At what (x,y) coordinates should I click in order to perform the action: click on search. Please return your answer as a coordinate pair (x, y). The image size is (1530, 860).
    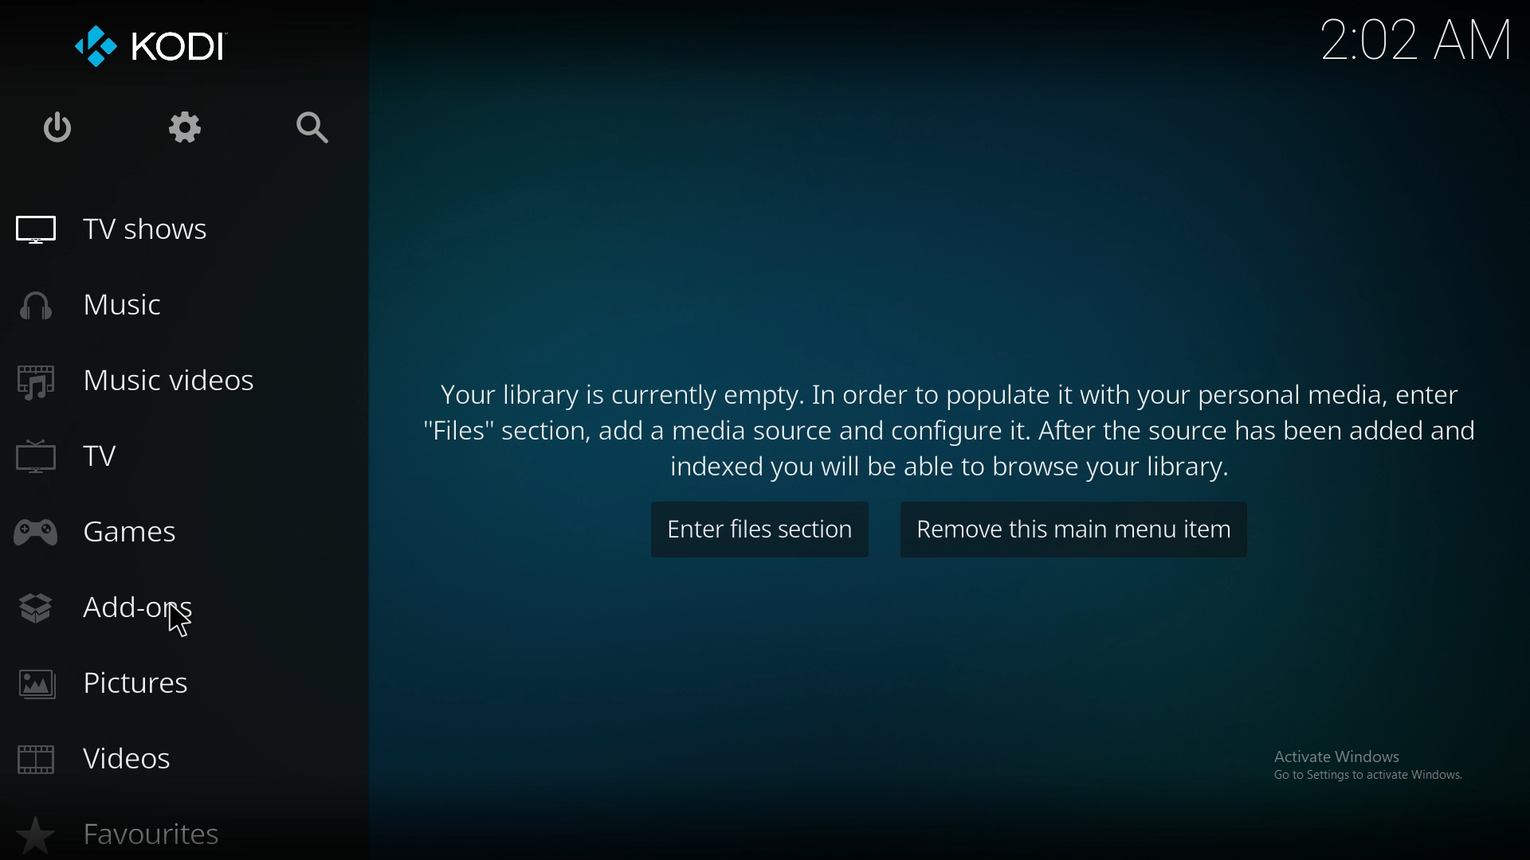
    Looking at the image, I should click on (313, 130).